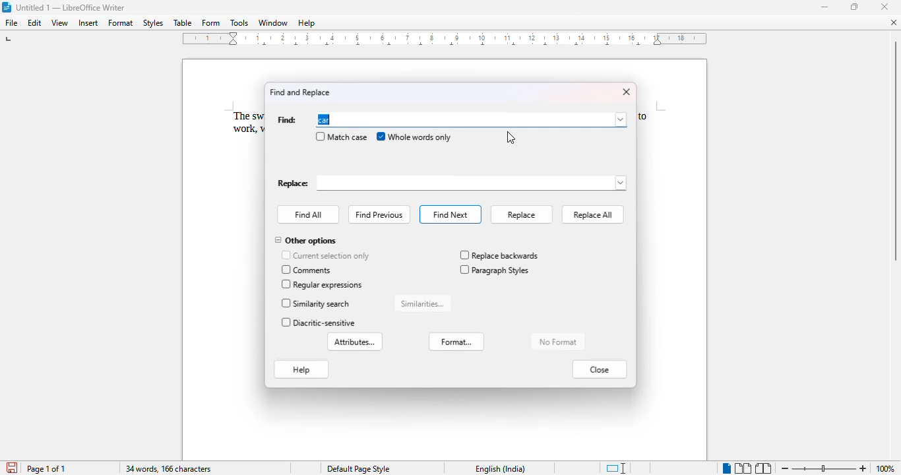  Describe the element at coordinates (855, 7) in the screenshot. I see `maximize` at that location.